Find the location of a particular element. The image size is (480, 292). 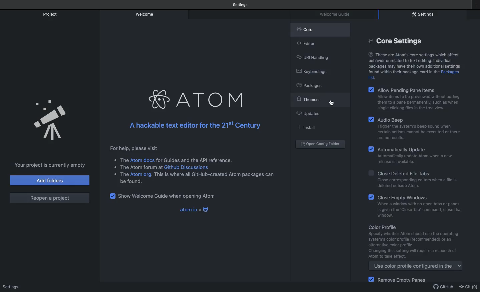

atom.ioxandroid is located at coordinates (196, 209).